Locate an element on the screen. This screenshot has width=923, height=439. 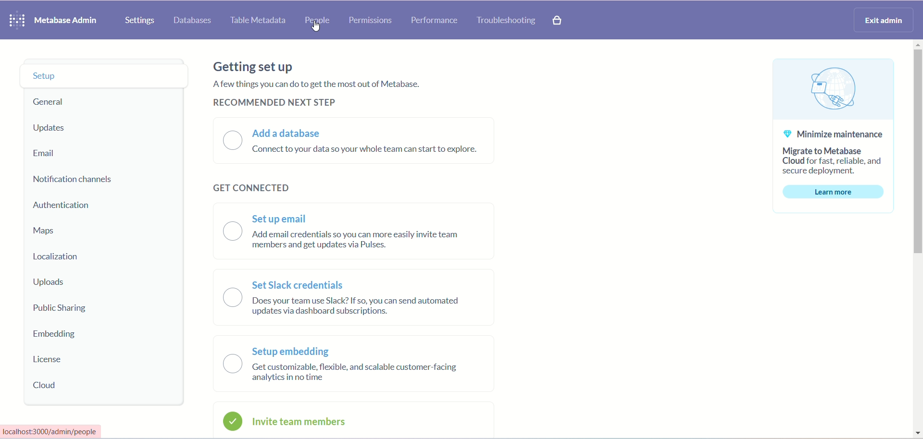
authentication is located at coordinates (60, 203).